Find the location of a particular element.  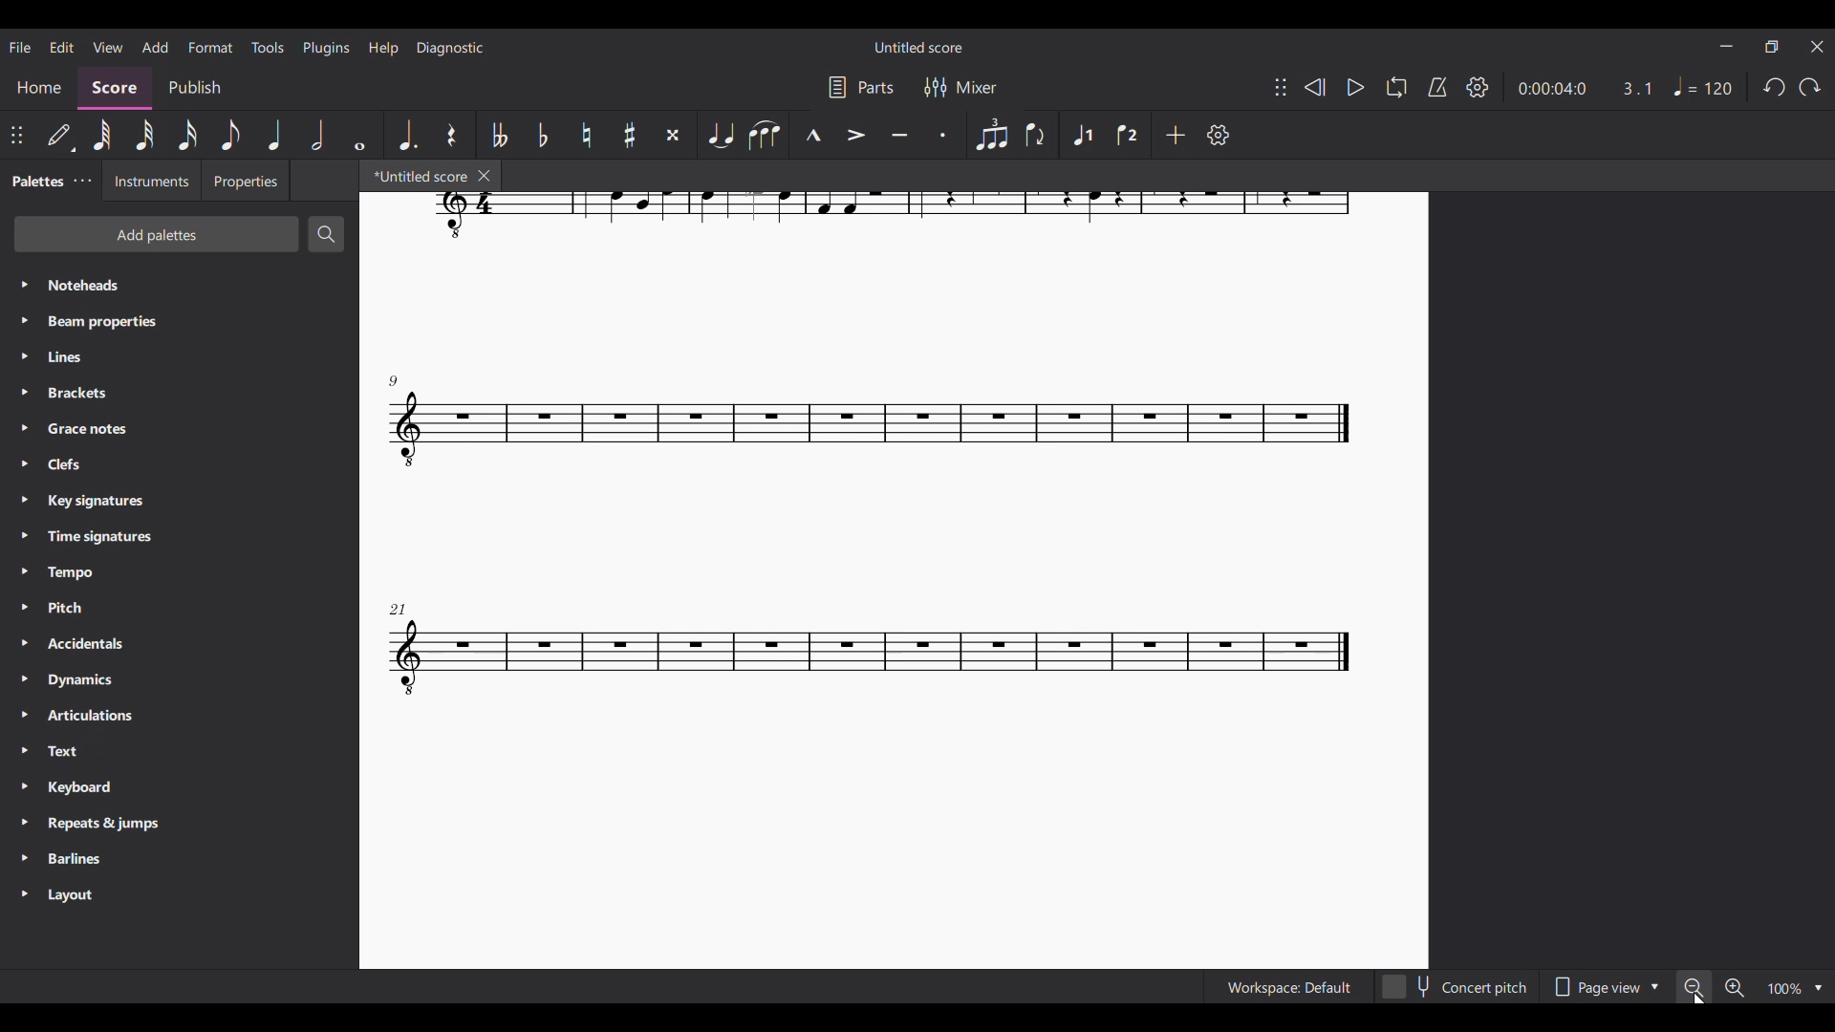

Keyboard is located at coordinates (179, 787).